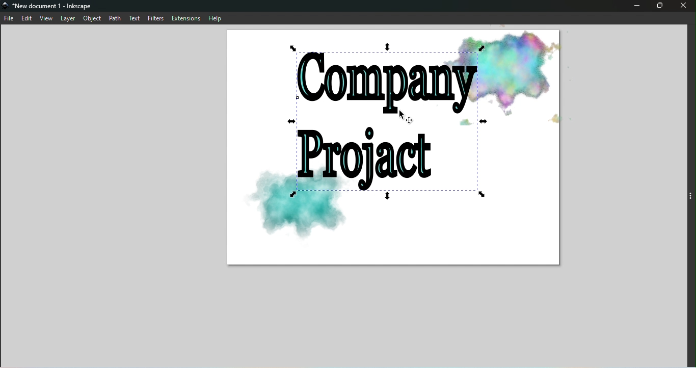 This screenshot has width=696, height=368. Describe the element at coordinates (407, 118) in the screenshot. I see `cursor` at that location.